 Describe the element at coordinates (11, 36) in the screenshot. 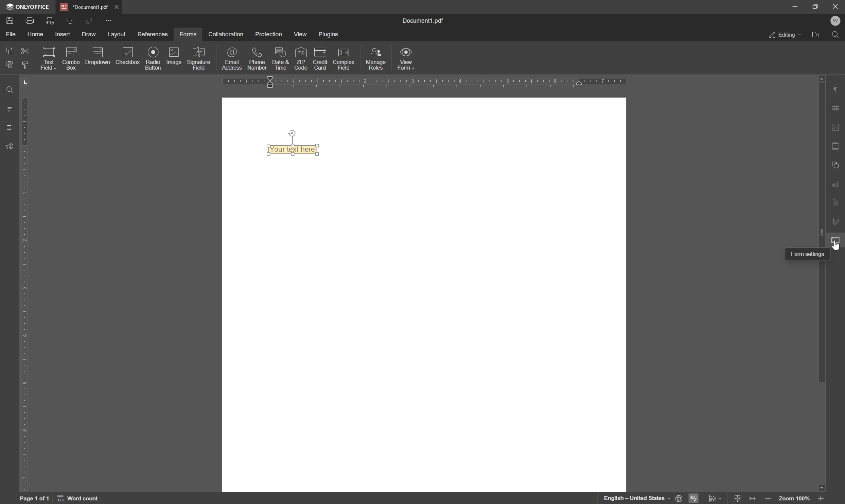

I see `file` at that location.